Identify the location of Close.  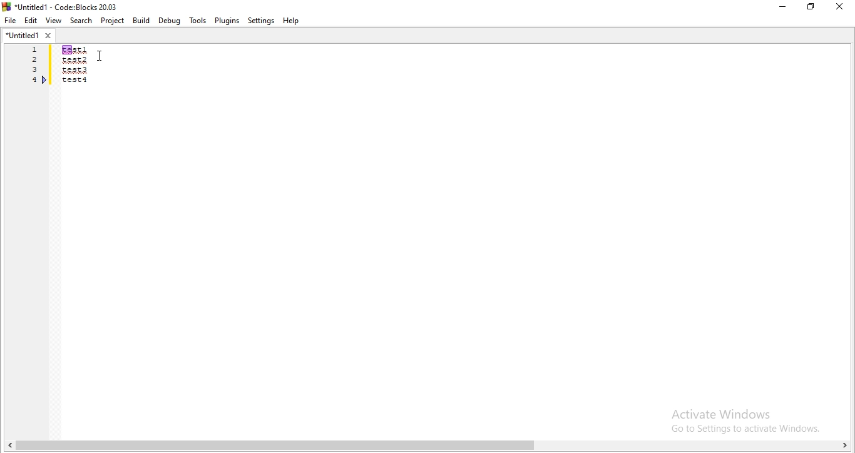
(840, 6).